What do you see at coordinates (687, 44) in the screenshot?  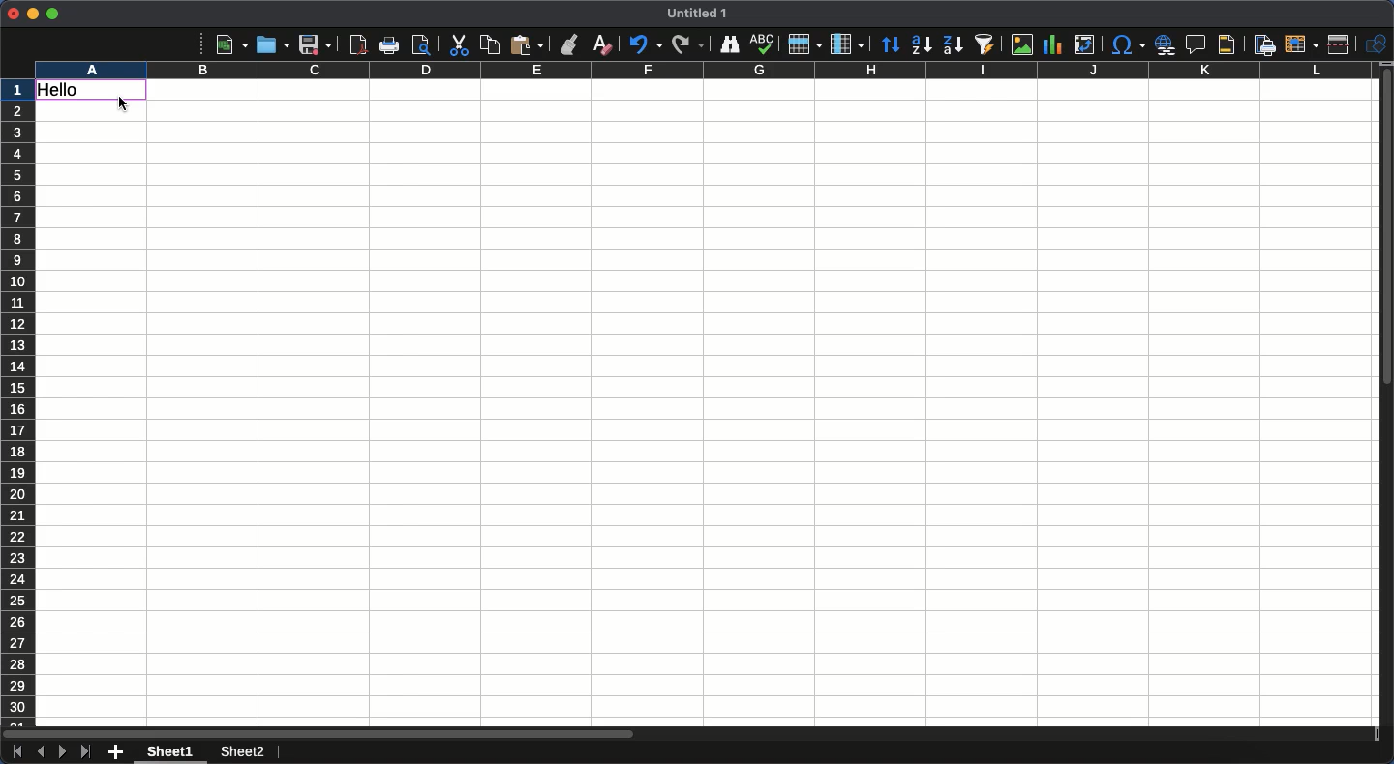 I see `Redo` at bounding box center [687, 44].